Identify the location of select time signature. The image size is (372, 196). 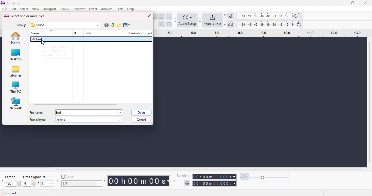
(38, 184).